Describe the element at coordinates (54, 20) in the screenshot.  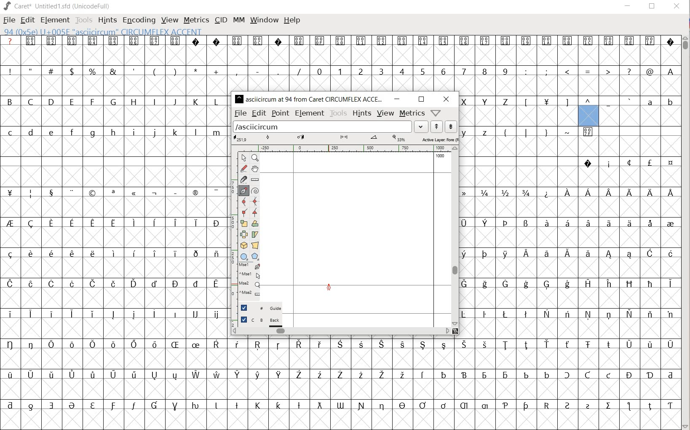
I see `ELEMENT` at that location.